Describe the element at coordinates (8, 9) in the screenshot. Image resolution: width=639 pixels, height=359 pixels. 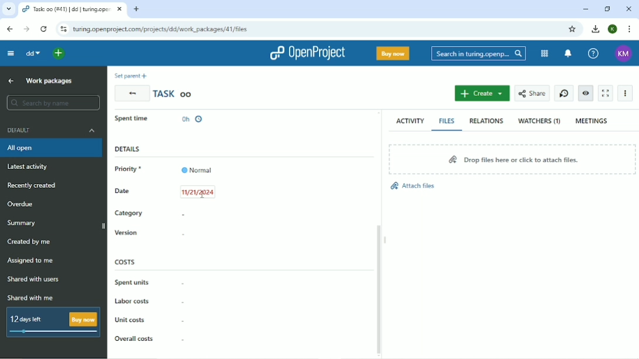
I see `Search tab` at that location.